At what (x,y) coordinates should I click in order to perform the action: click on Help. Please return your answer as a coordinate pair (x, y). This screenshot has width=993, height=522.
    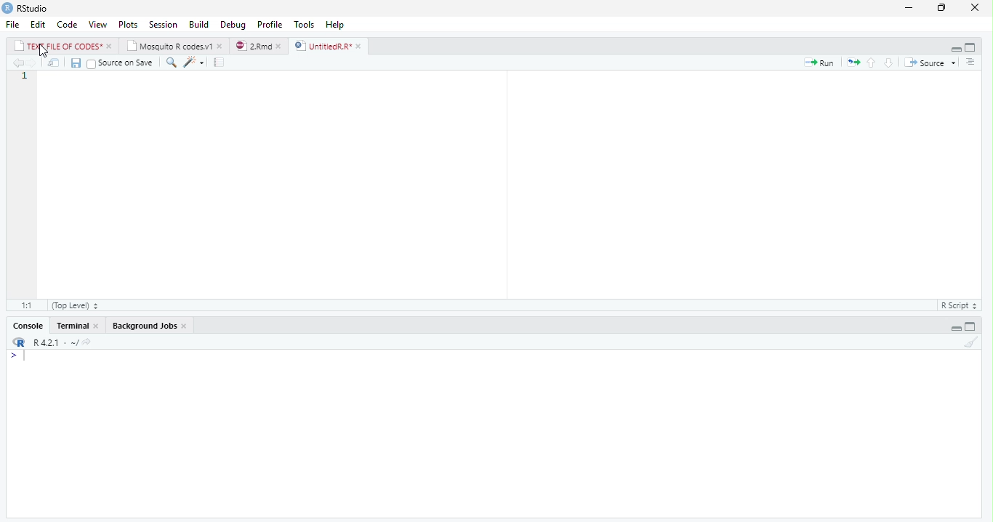
    Looking at the image, I should click on (338, 25).